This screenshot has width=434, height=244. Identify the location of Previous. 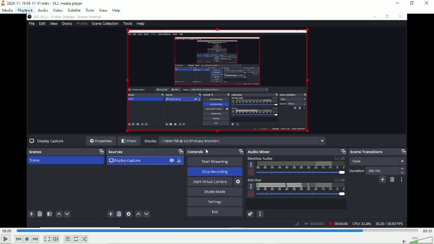
(19, 239).